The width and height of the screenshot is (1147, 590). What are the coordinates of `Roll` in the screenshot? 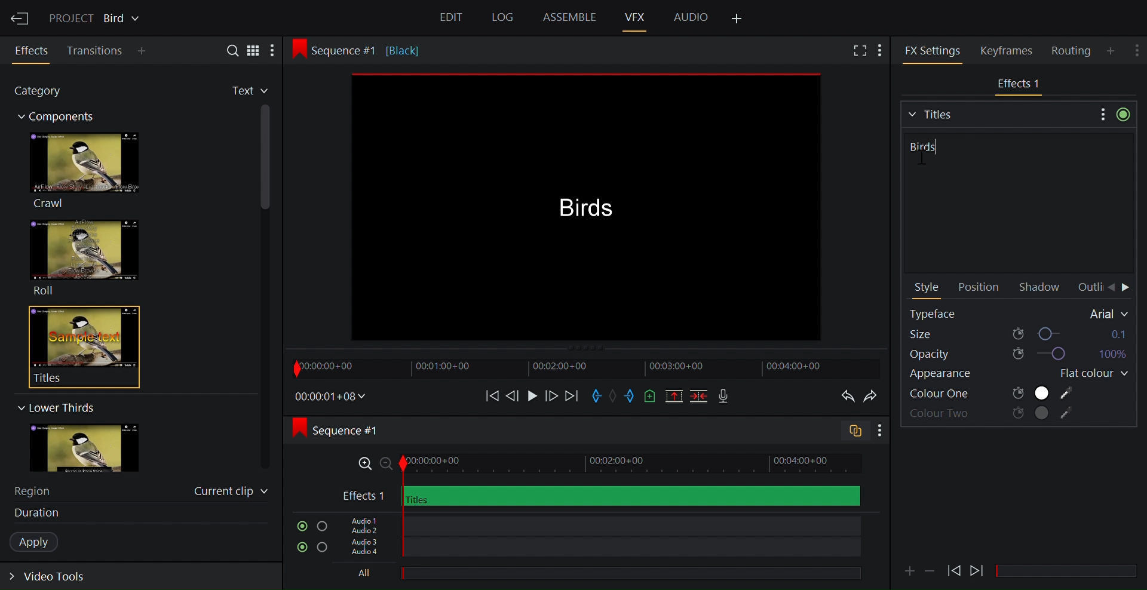 It's located at (84, 257).